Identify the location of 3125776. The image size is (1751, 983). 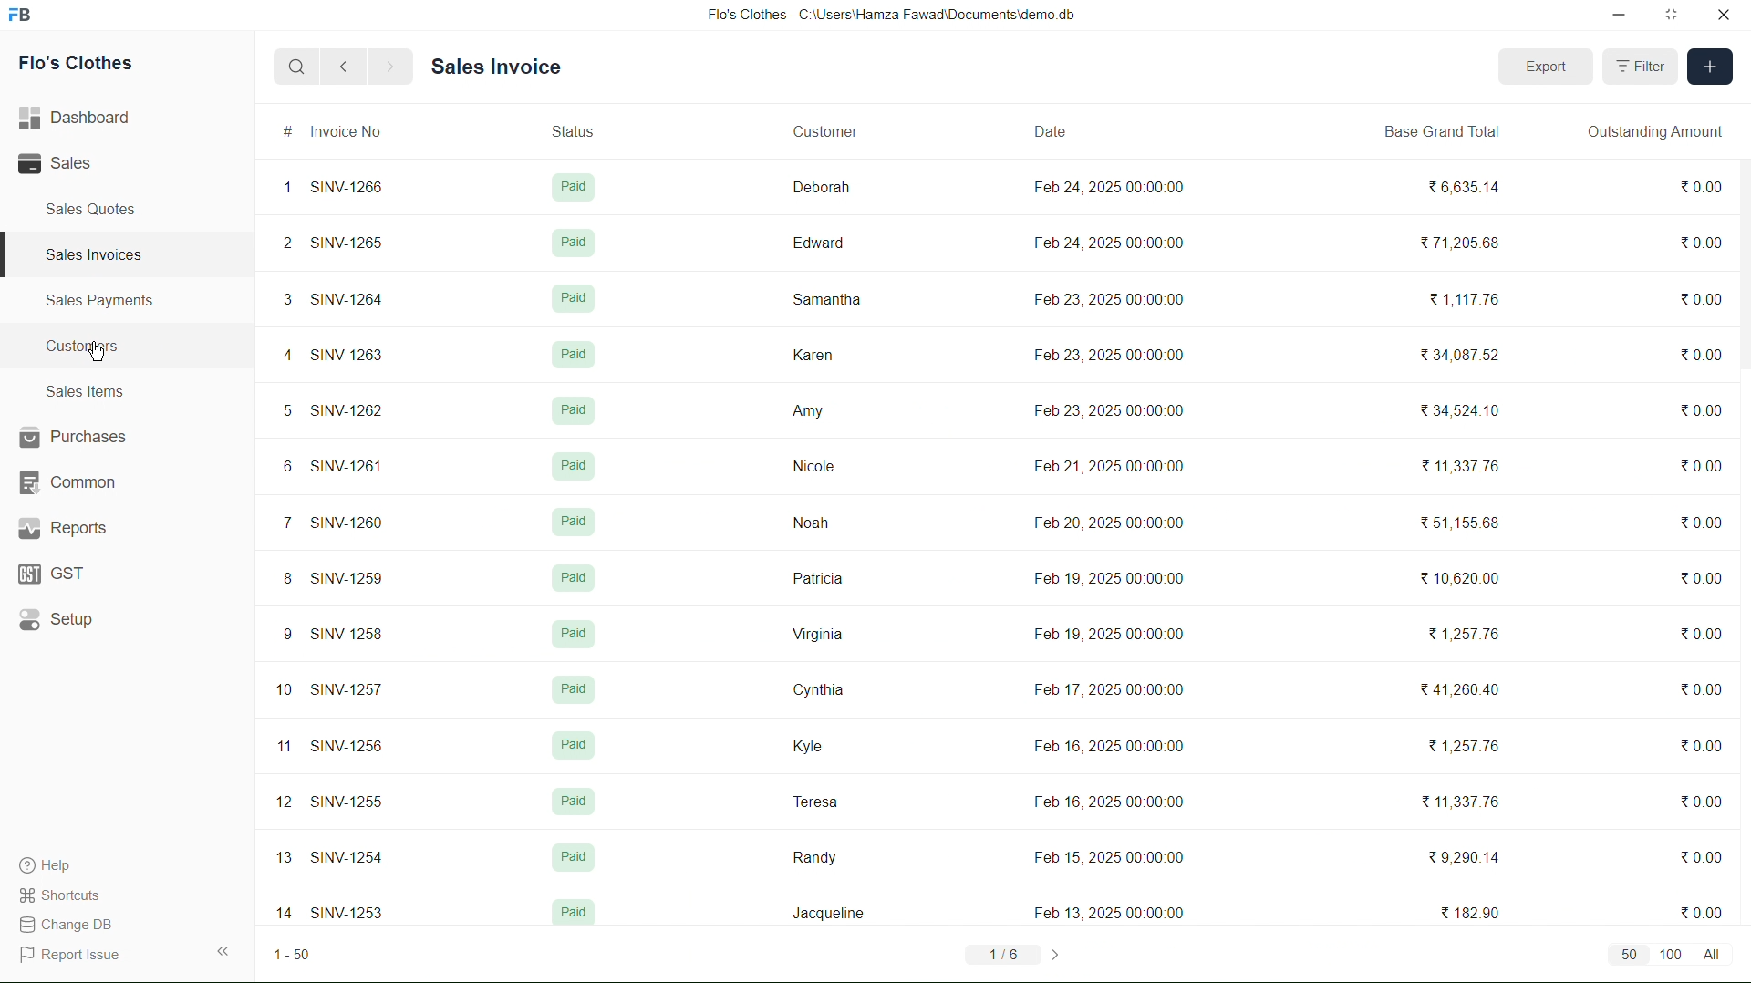
(1463, 743).